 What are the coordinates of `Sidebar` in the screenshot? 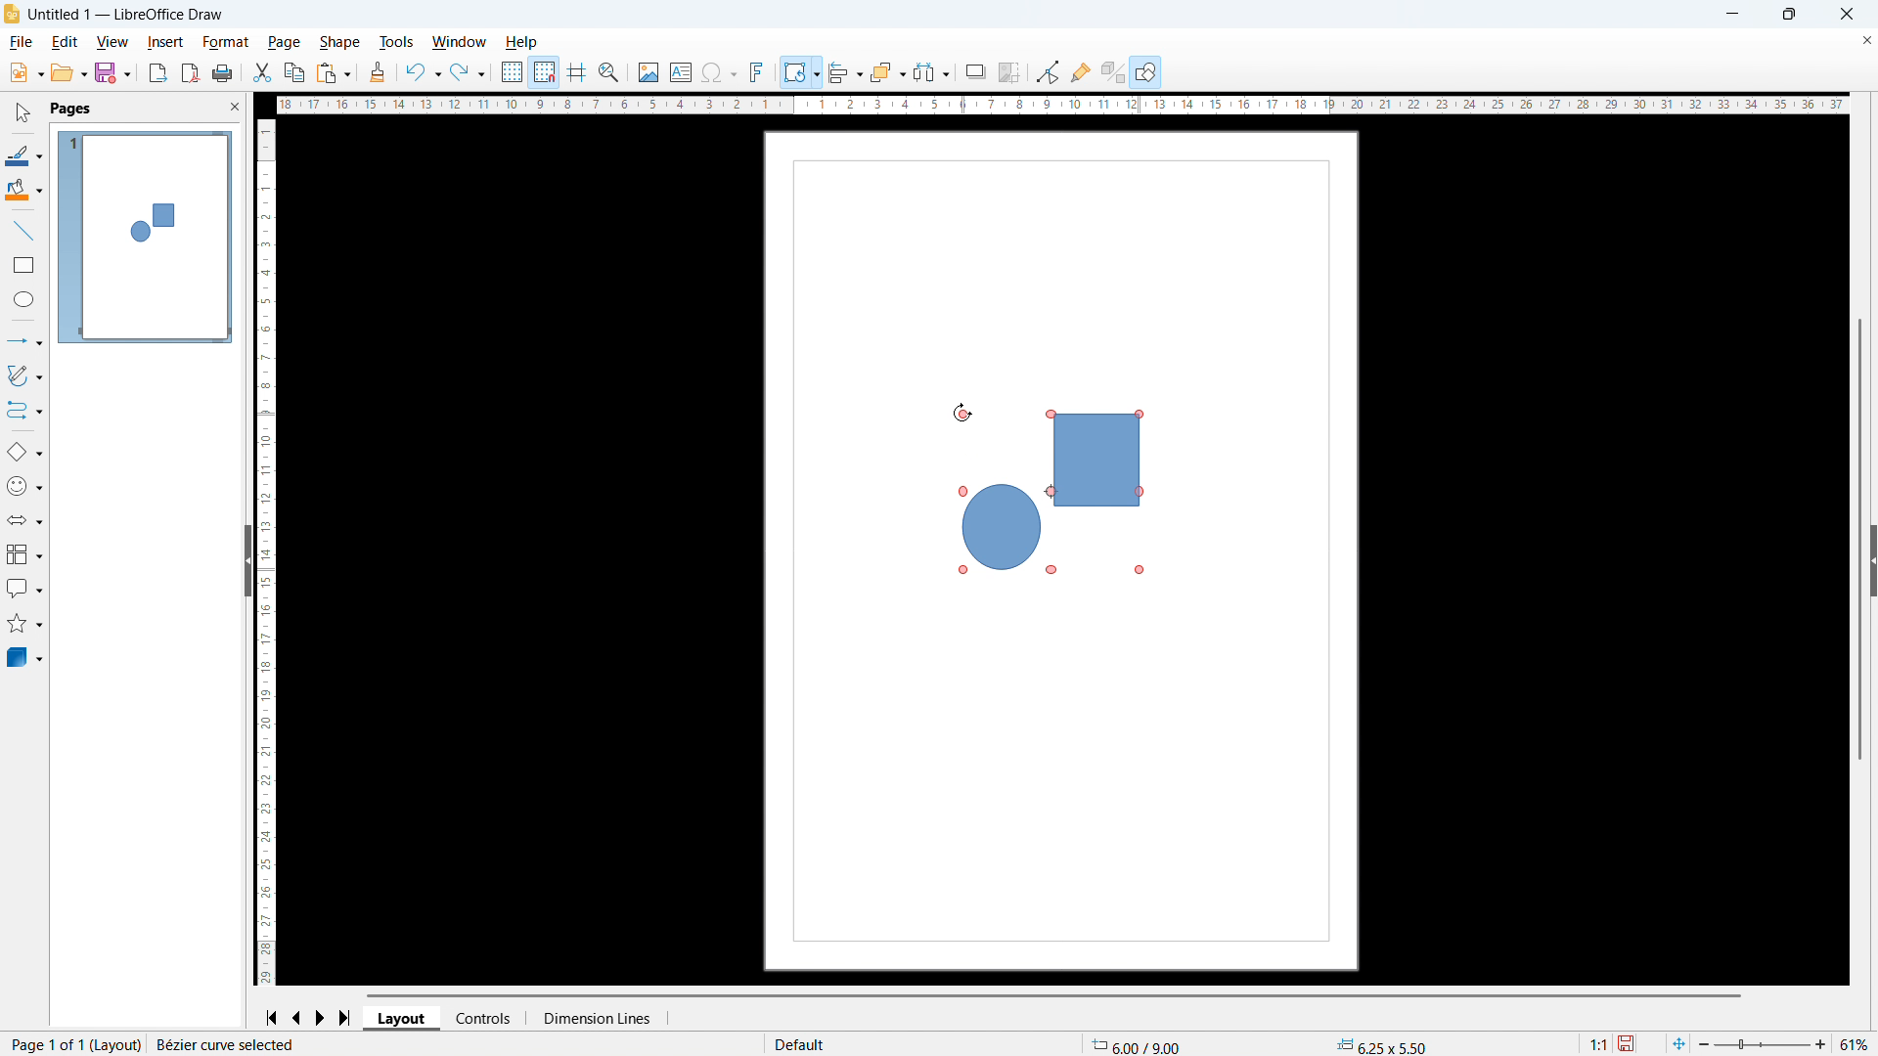 It's located at (1866, 559).